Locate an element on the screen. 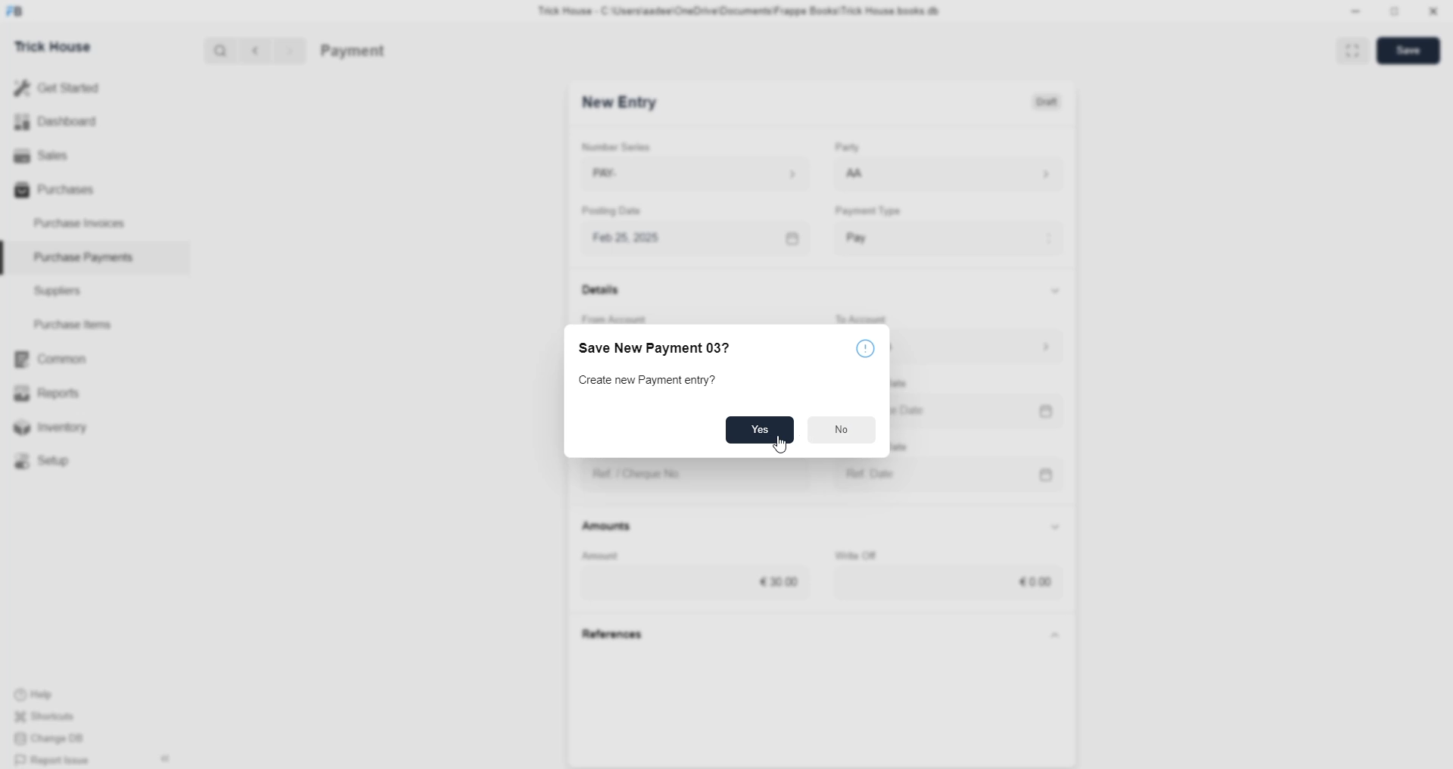 The image size is (1453, 769). common is located at coordinates (53, 360).